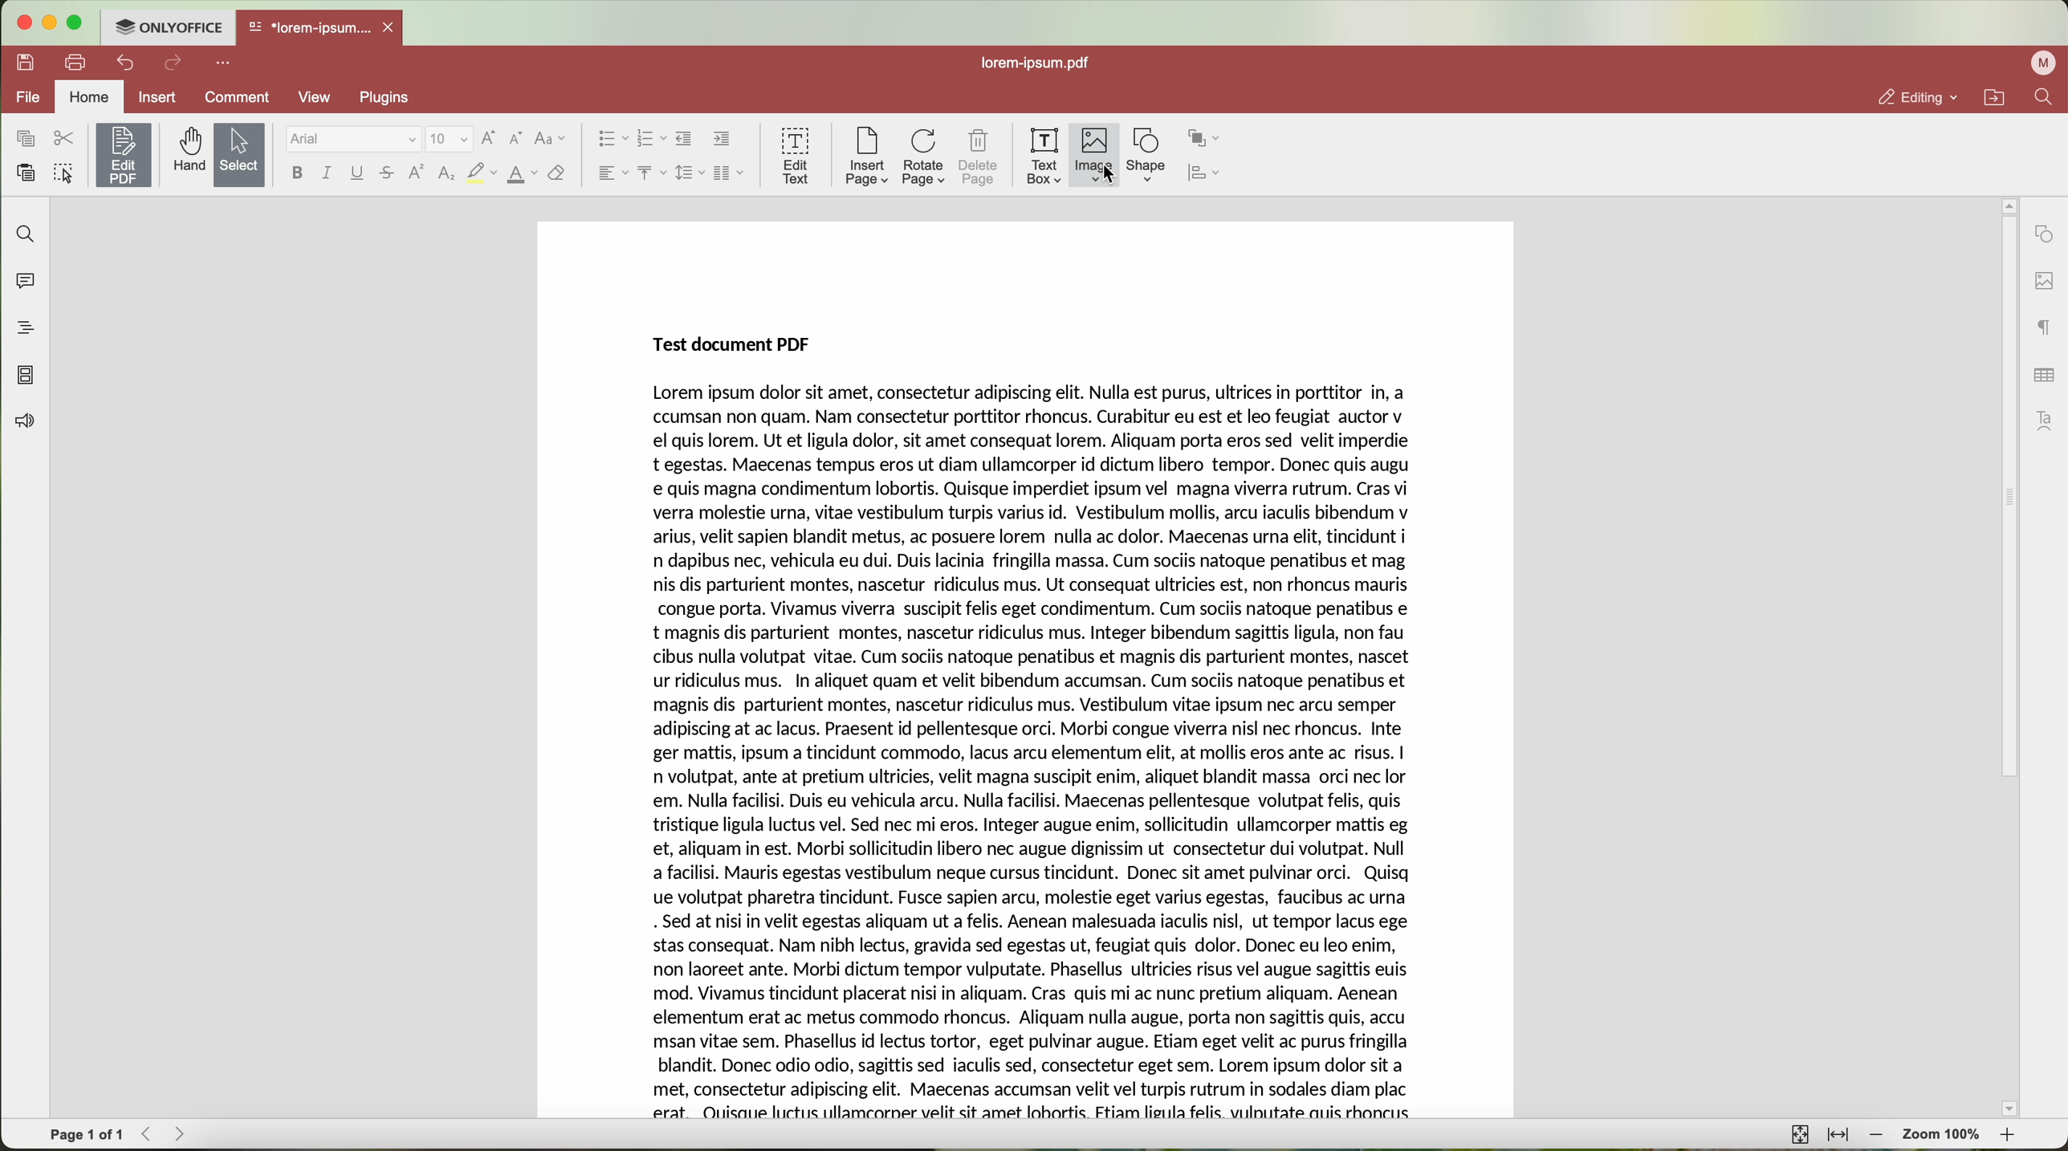  What do you see at coordinates (76, 22) in the screenshot?
I see `maximize` at bounding box center [76, 22].